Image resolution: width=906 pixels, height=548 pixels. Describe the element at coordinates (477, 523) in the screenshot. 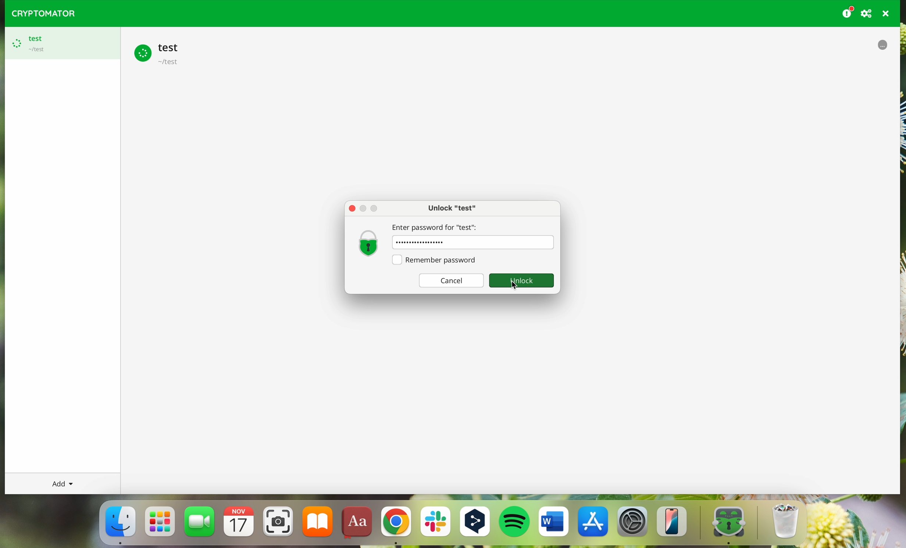

I see `DeepL` at that location.